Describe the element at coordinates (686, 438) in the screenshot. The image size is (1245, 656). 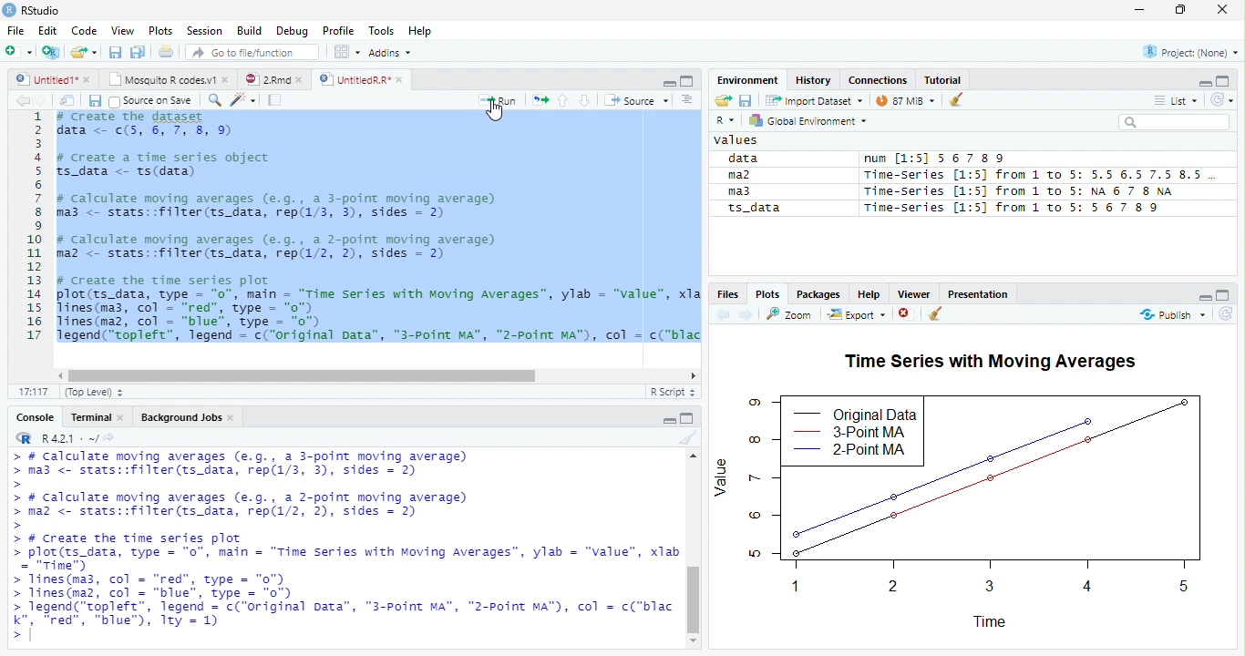
I see `clear` at that location.